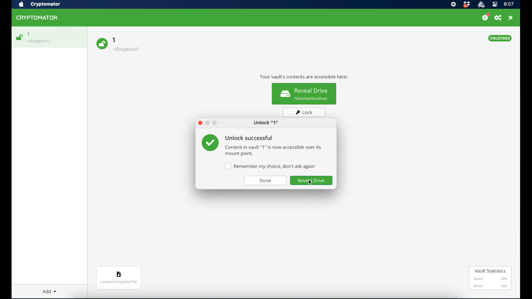 The width and height of the screenshot is (532, 299). I want to click on 1 Dropbox/1, so click(42, 38).